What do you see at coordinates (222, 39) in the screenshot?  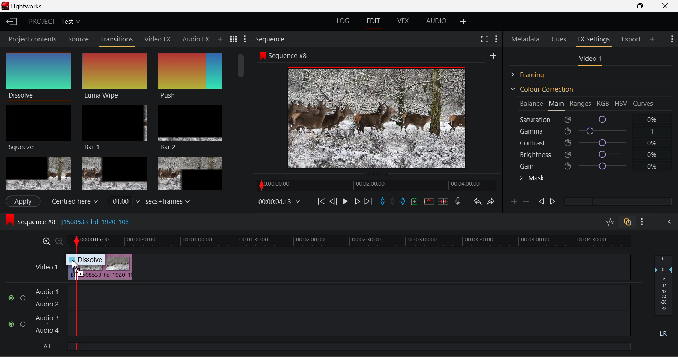 I see `Search` at bounding box center [222, 39].